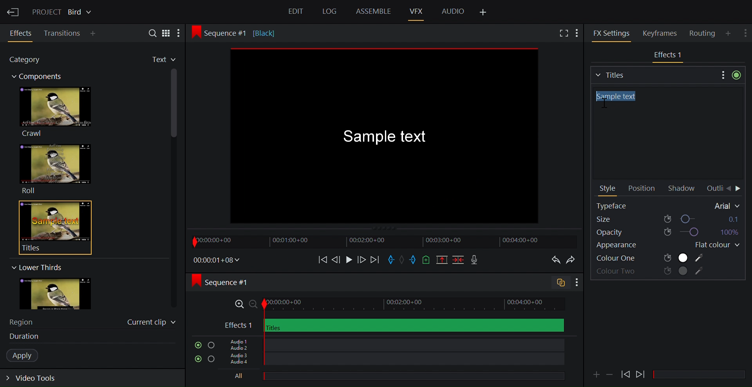 This screenshot has height=387, width=752. I want to click on Style, so click(608, 189).